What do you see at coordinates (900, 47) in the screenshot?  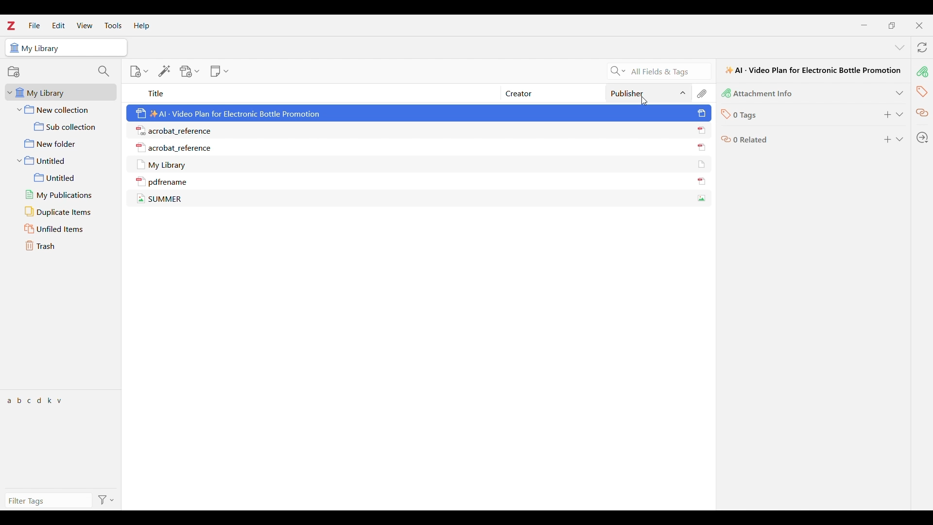 I see `List all tabs` at bounding box center [900, 47].